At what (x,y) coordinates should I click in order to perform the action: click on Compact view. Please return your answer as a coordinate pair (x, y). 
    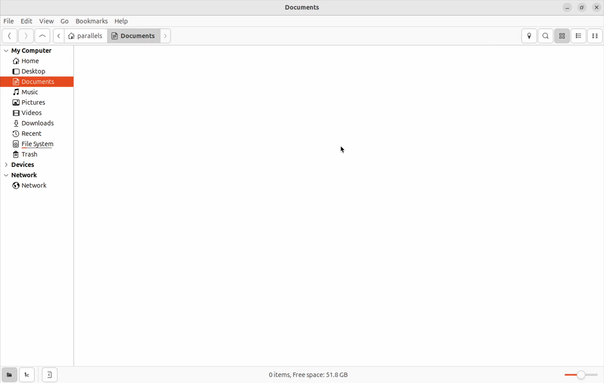
    Looking at the image, I should click on (596, 36).